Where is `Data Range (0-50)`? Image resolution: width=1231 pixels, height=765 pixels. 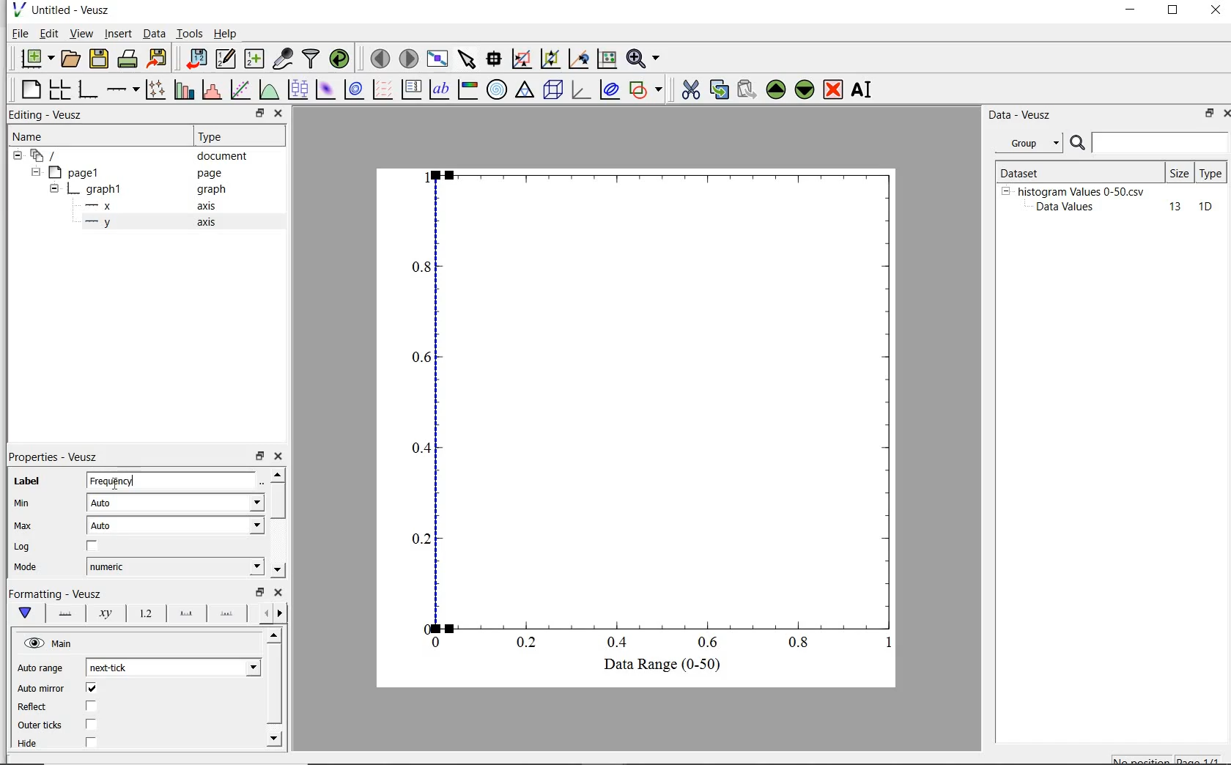 Data Range (0-50) is located at coordinates (655, 665).